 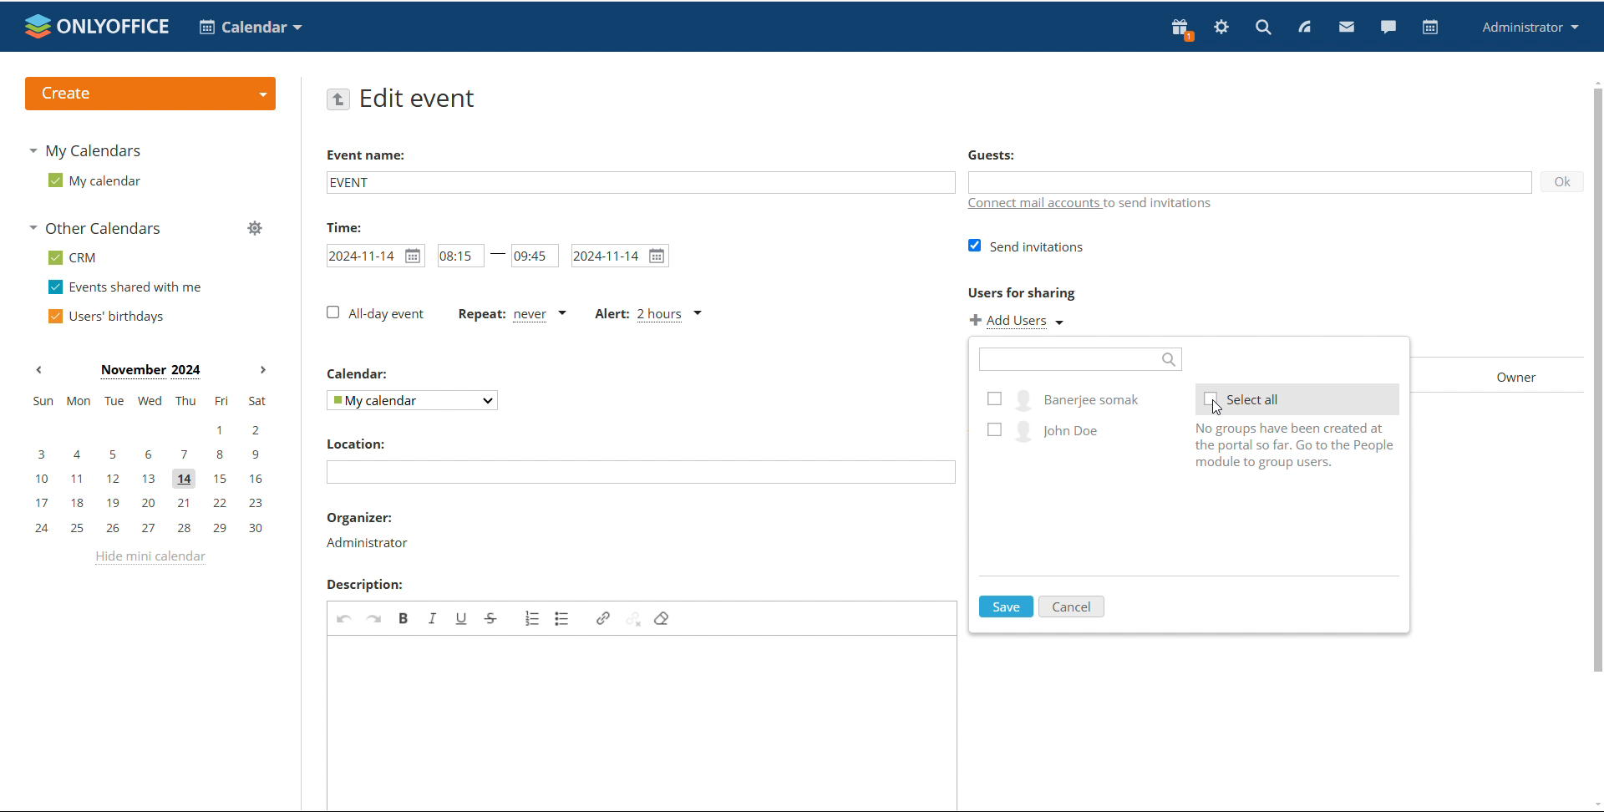 What do you see at coordinates (1431, 28) in the screenshot?
I see `calendar` at bounding box center [1431, 28].